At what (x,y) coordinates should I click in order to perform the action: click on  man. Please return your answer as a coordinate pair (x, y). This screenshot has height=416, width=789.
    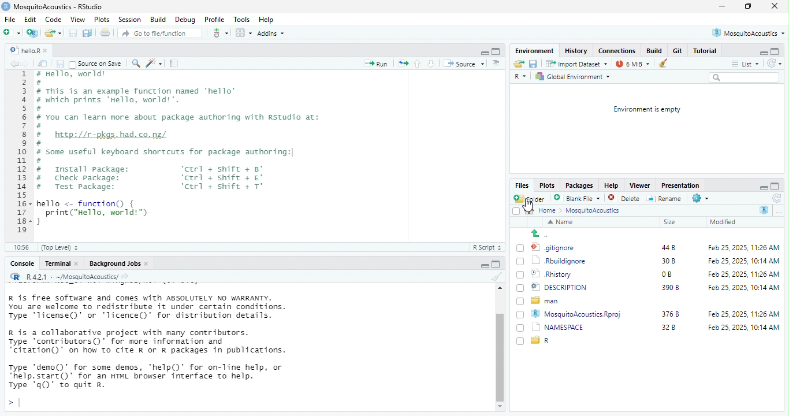
    Looking at the image, I should click on (549, 301).